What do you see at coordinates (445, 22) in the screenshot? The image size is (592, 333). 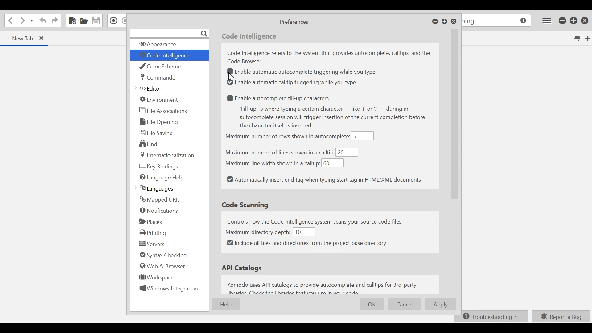 I see `Restore` at bounding box center [445, 22].